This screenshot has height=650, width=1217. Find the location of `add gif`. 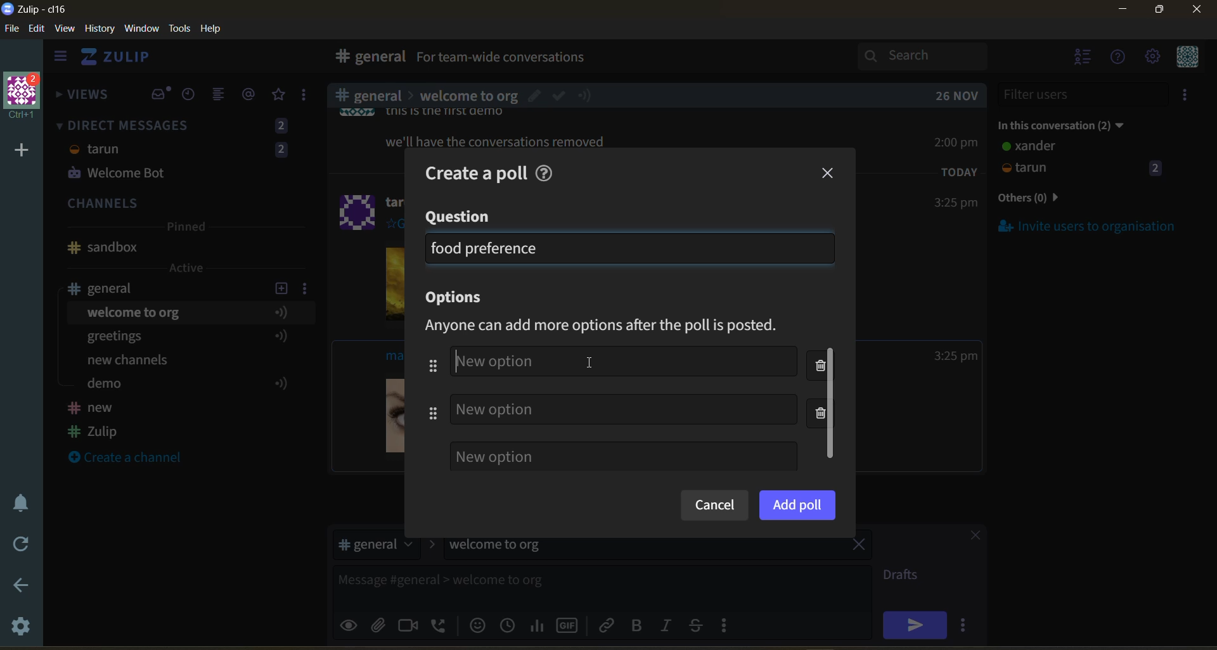

add gif is located at coordinates (570, 624).